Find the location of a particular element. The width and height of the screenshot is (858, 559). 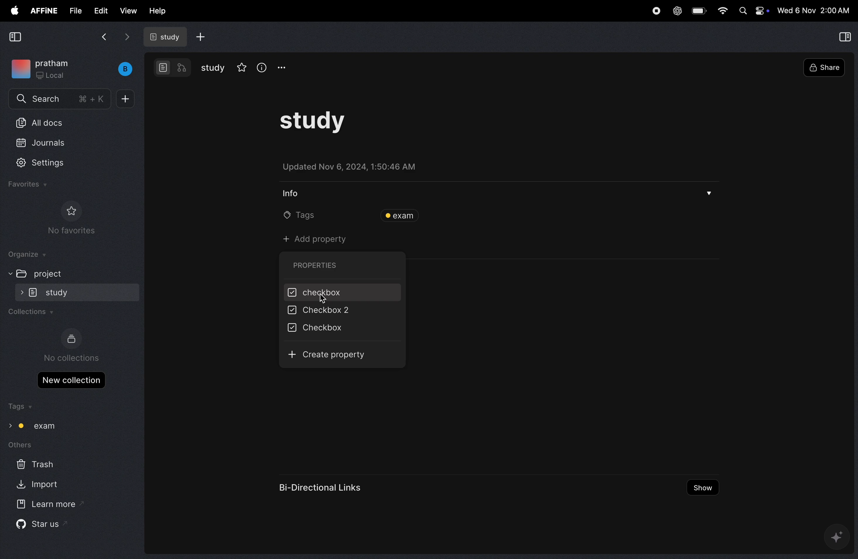

help is located at coordinates (156, 11).